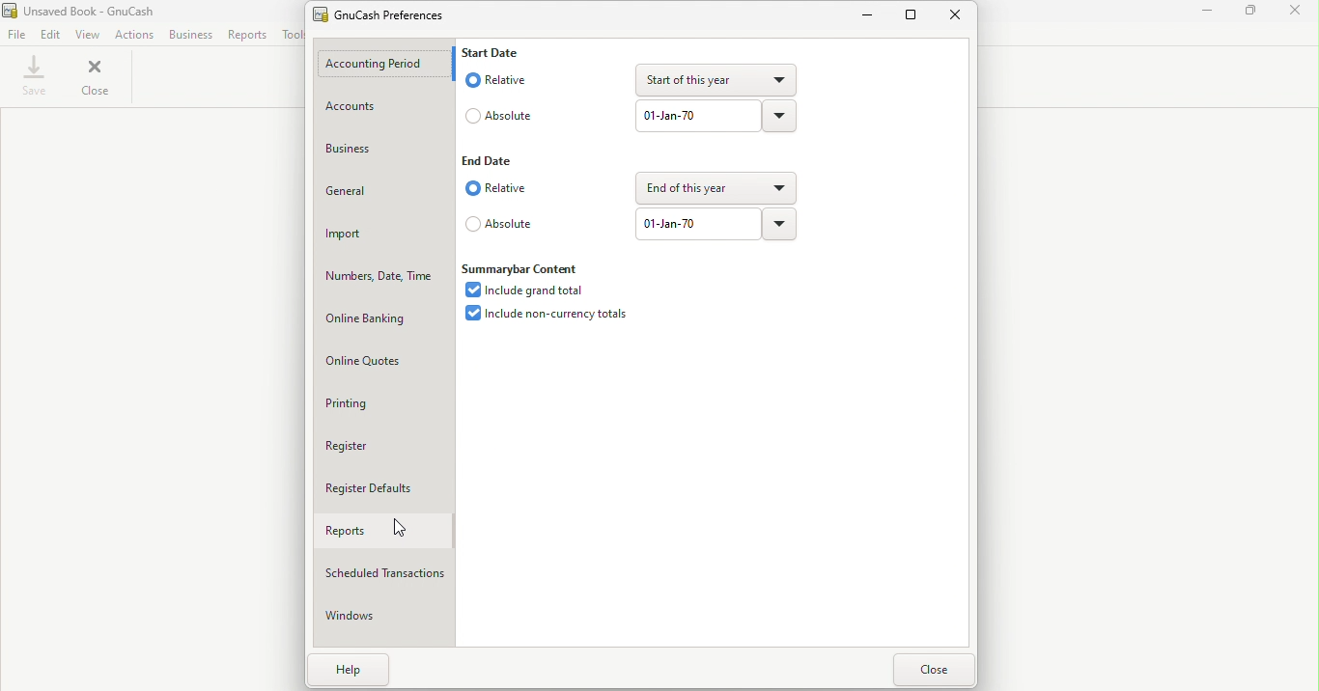 The height and width of the screenshot is (691, 1319). I want to click on View, so click(90, 35).